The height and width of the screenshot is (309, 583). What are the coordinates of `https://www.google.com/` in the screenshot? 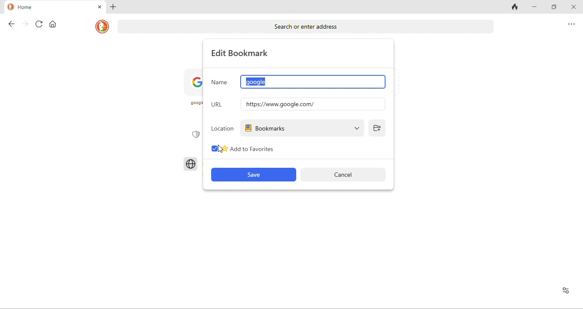 It's located at (311, 104).